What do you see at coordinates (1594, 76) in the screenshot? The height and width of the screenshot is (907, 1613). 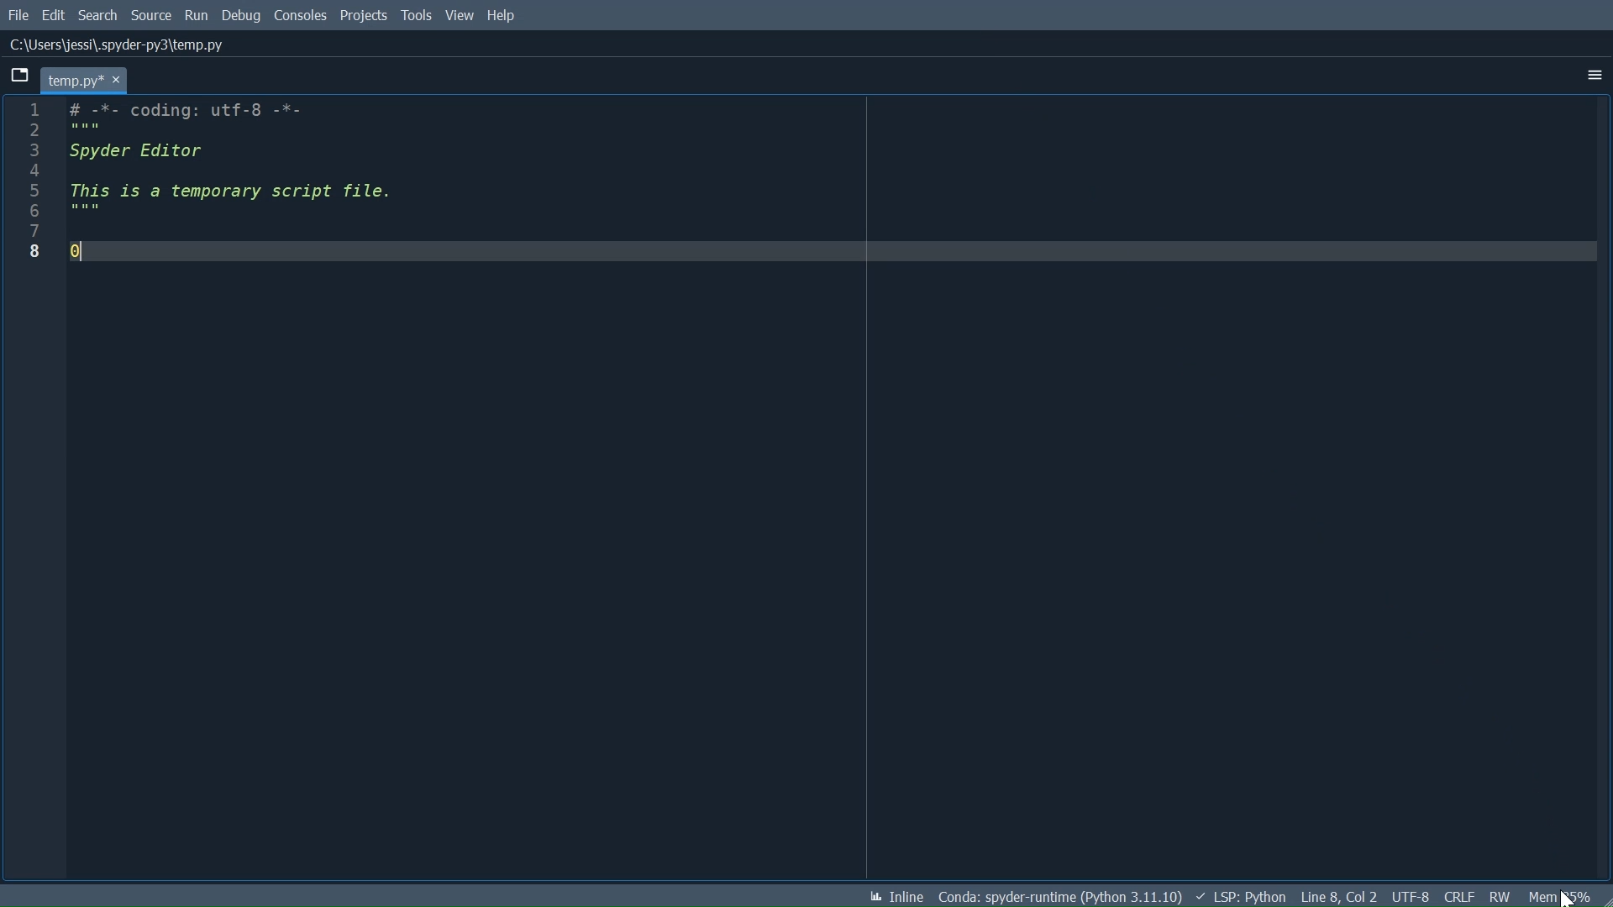 I see `More Options` at bounding box center [1594, 76].